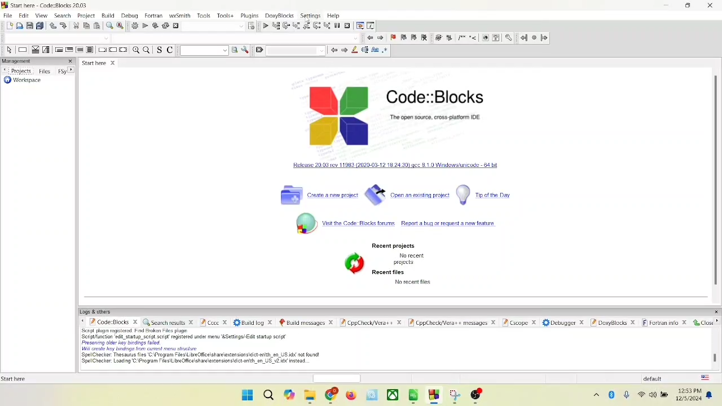 The height and width of the screenshot is (406, 722). Describe the element at coordinates (659, 378) in the screenshot. I see `default` at that location.